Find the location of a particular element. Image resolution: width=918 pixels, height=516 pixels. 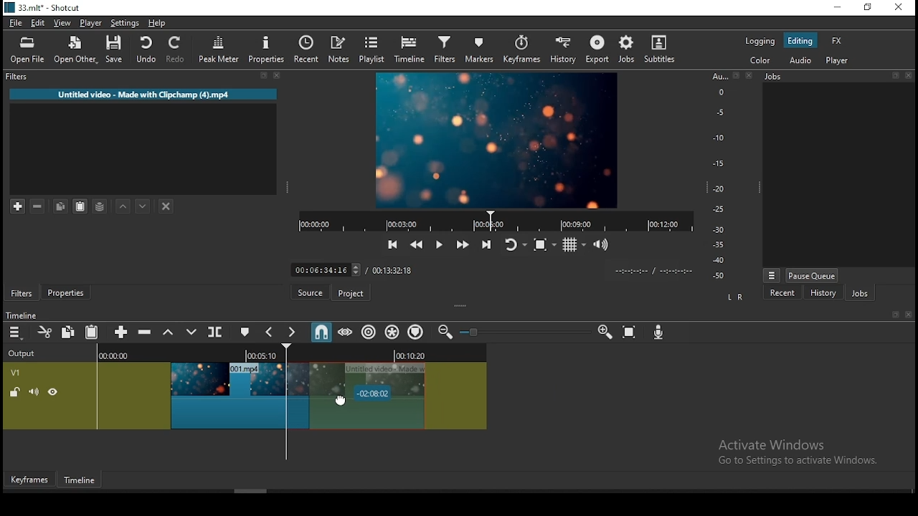

pause queue is located at coordinates (811, 275).